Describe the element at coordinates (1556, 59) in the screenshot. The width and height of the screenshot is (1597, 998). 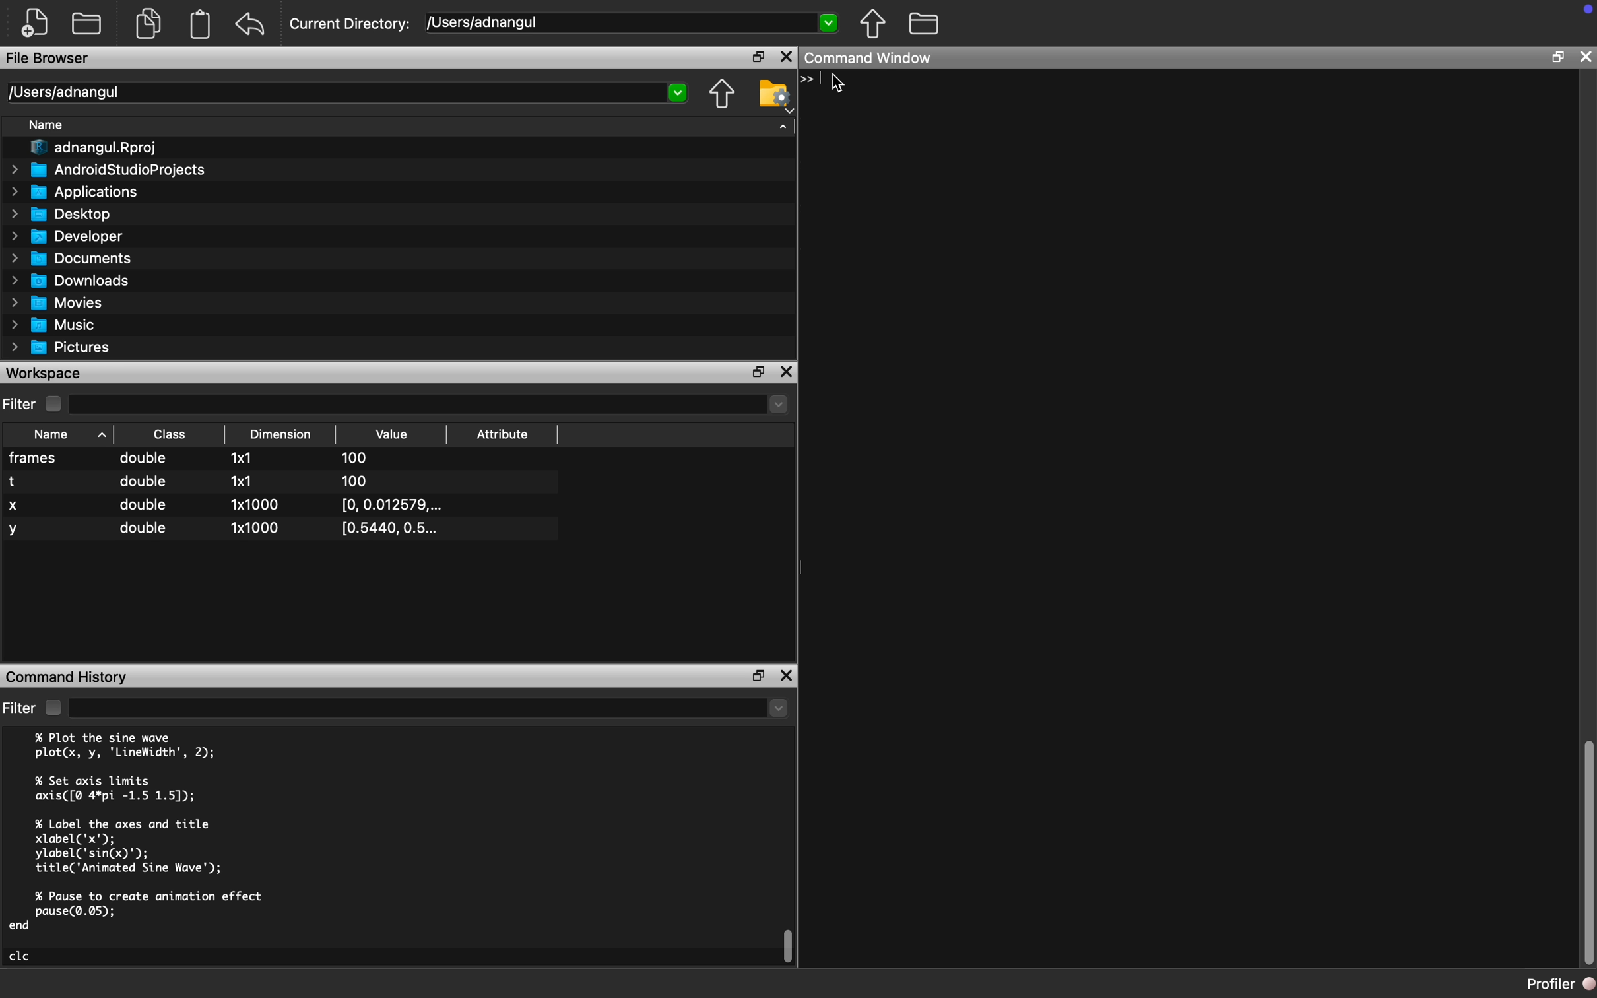
I see `Restore Down` at that location.